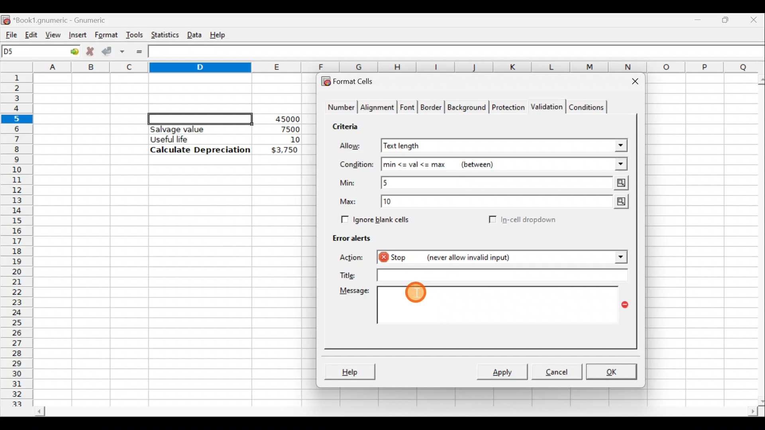  I want to click on View, so click(53, 34).